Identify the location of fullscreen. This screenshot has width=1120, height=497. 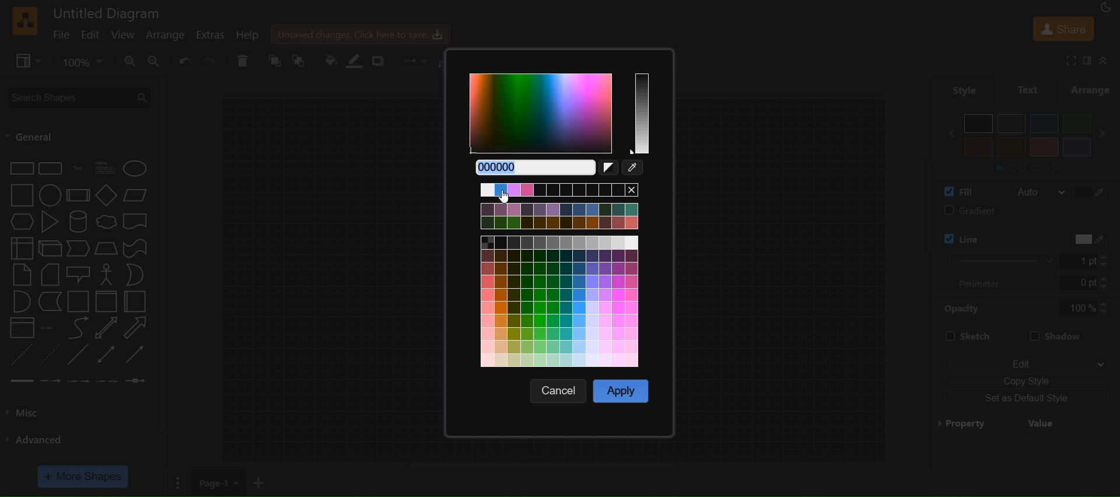
(1067, 60).